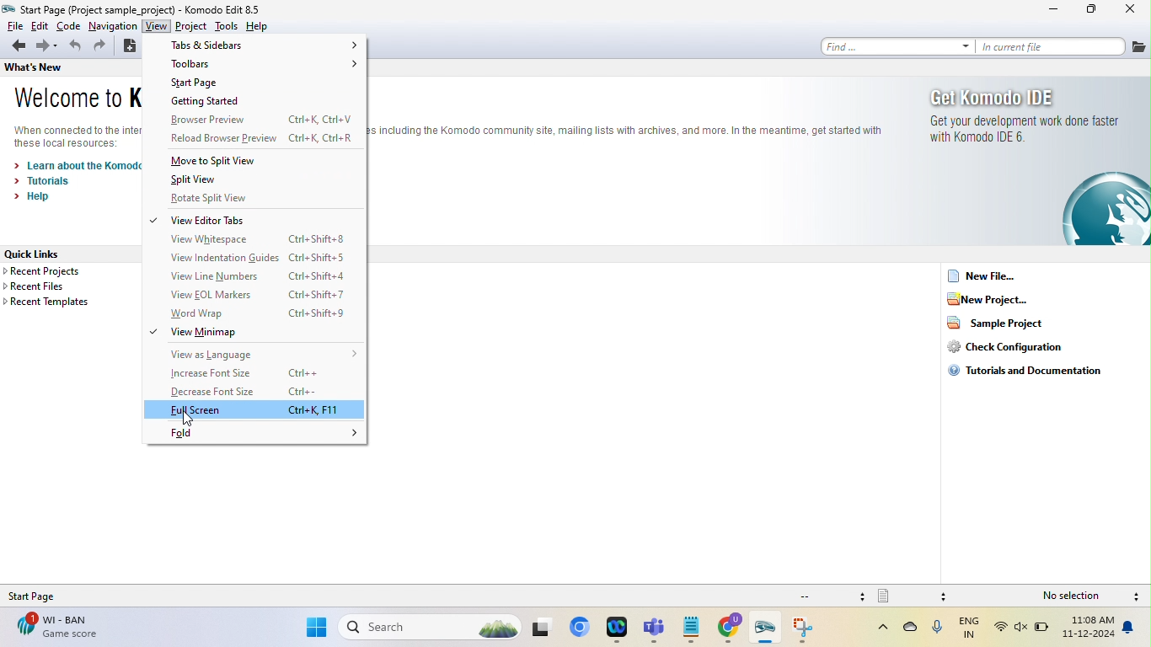 This screenshot has width=1151, height=647. Describe the element at coordinates (1009, 97) in the screenshot. I see `get komodo ide` at that location.